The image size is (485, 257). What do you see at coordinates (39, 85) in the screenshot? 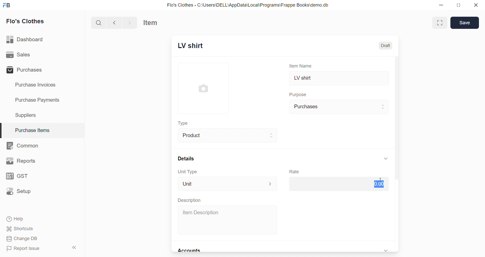
I see `Purchase Invoices` at bounding box center [39, 85].